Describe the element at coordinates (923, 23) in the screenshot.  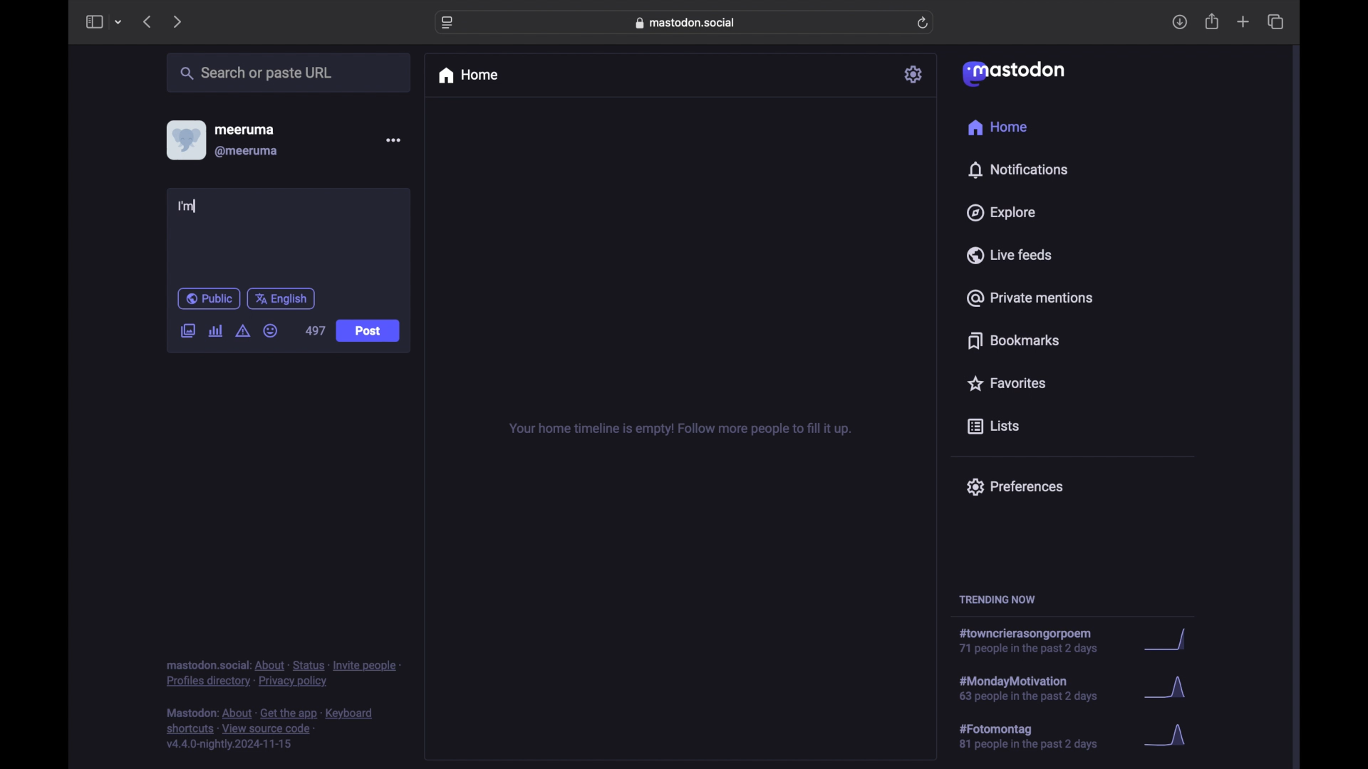
I see `refresh` at that location.